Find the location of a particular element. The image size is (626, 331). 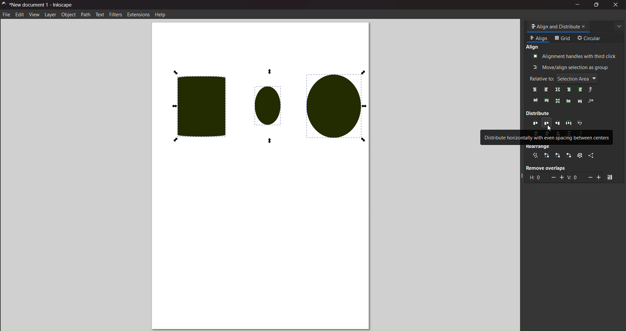

distribute horizontally with even spacing between centers is located at coordinates (546, 123).